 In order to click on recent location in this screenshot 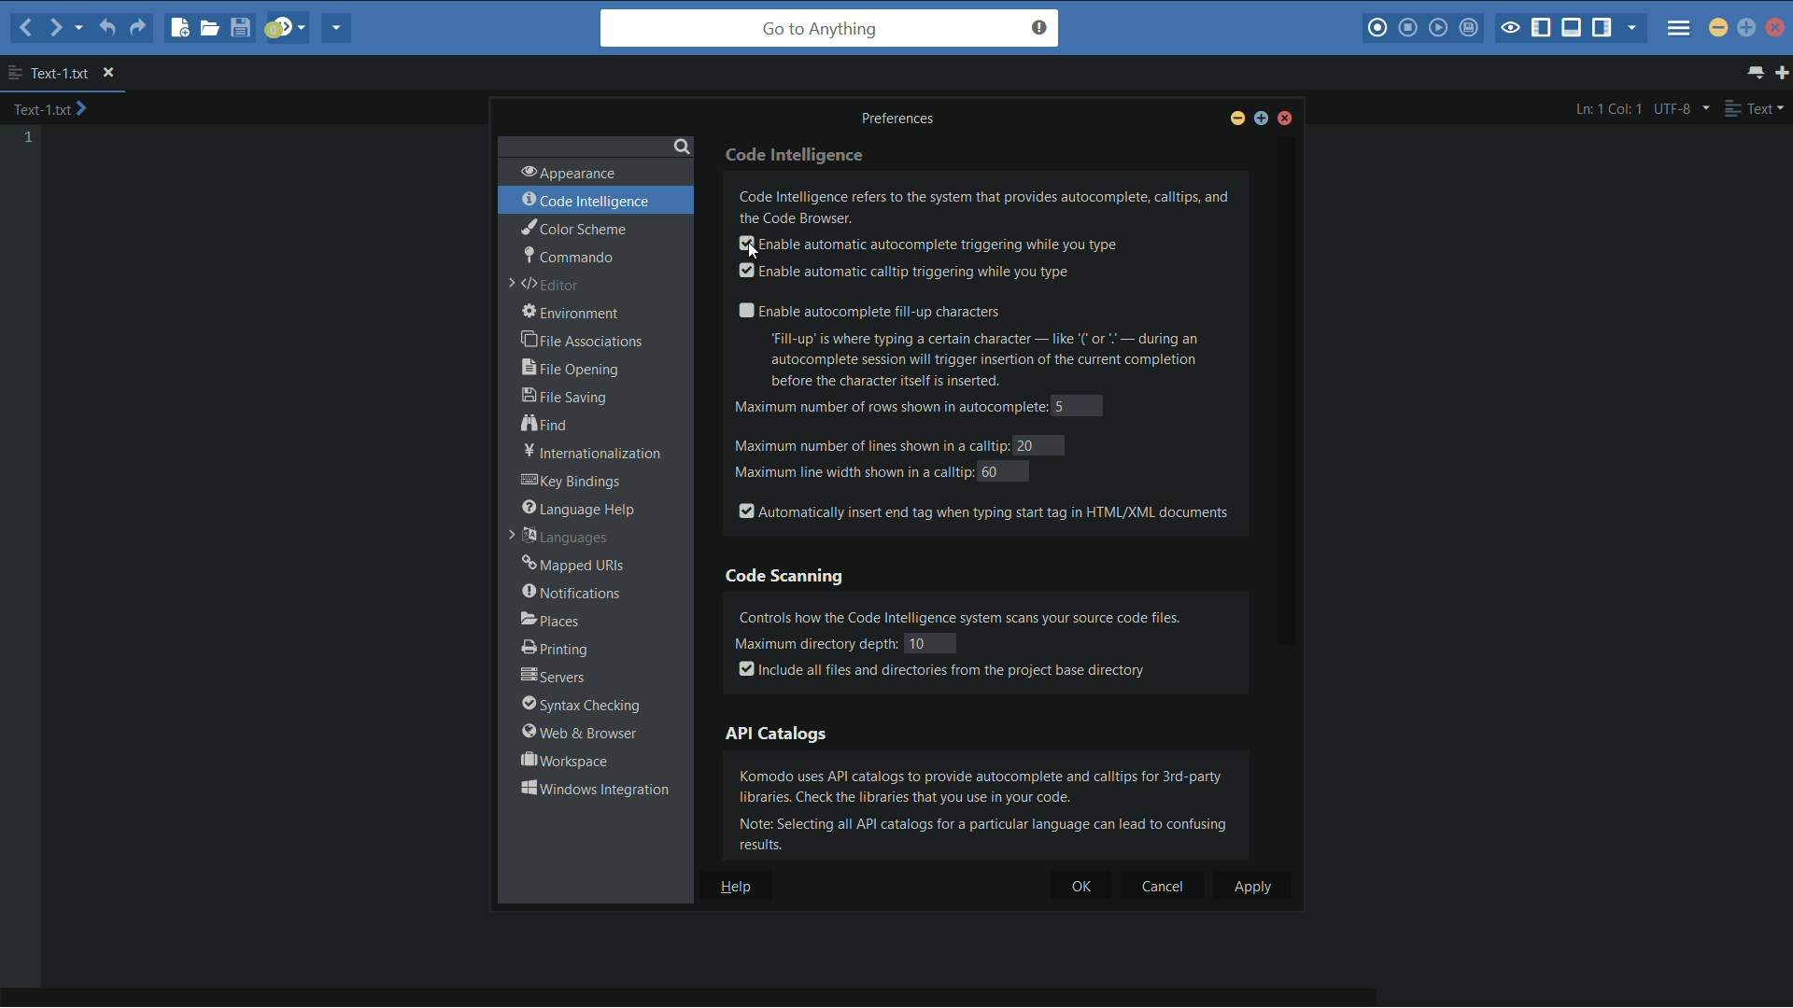, I will do `click(77, 31)`.